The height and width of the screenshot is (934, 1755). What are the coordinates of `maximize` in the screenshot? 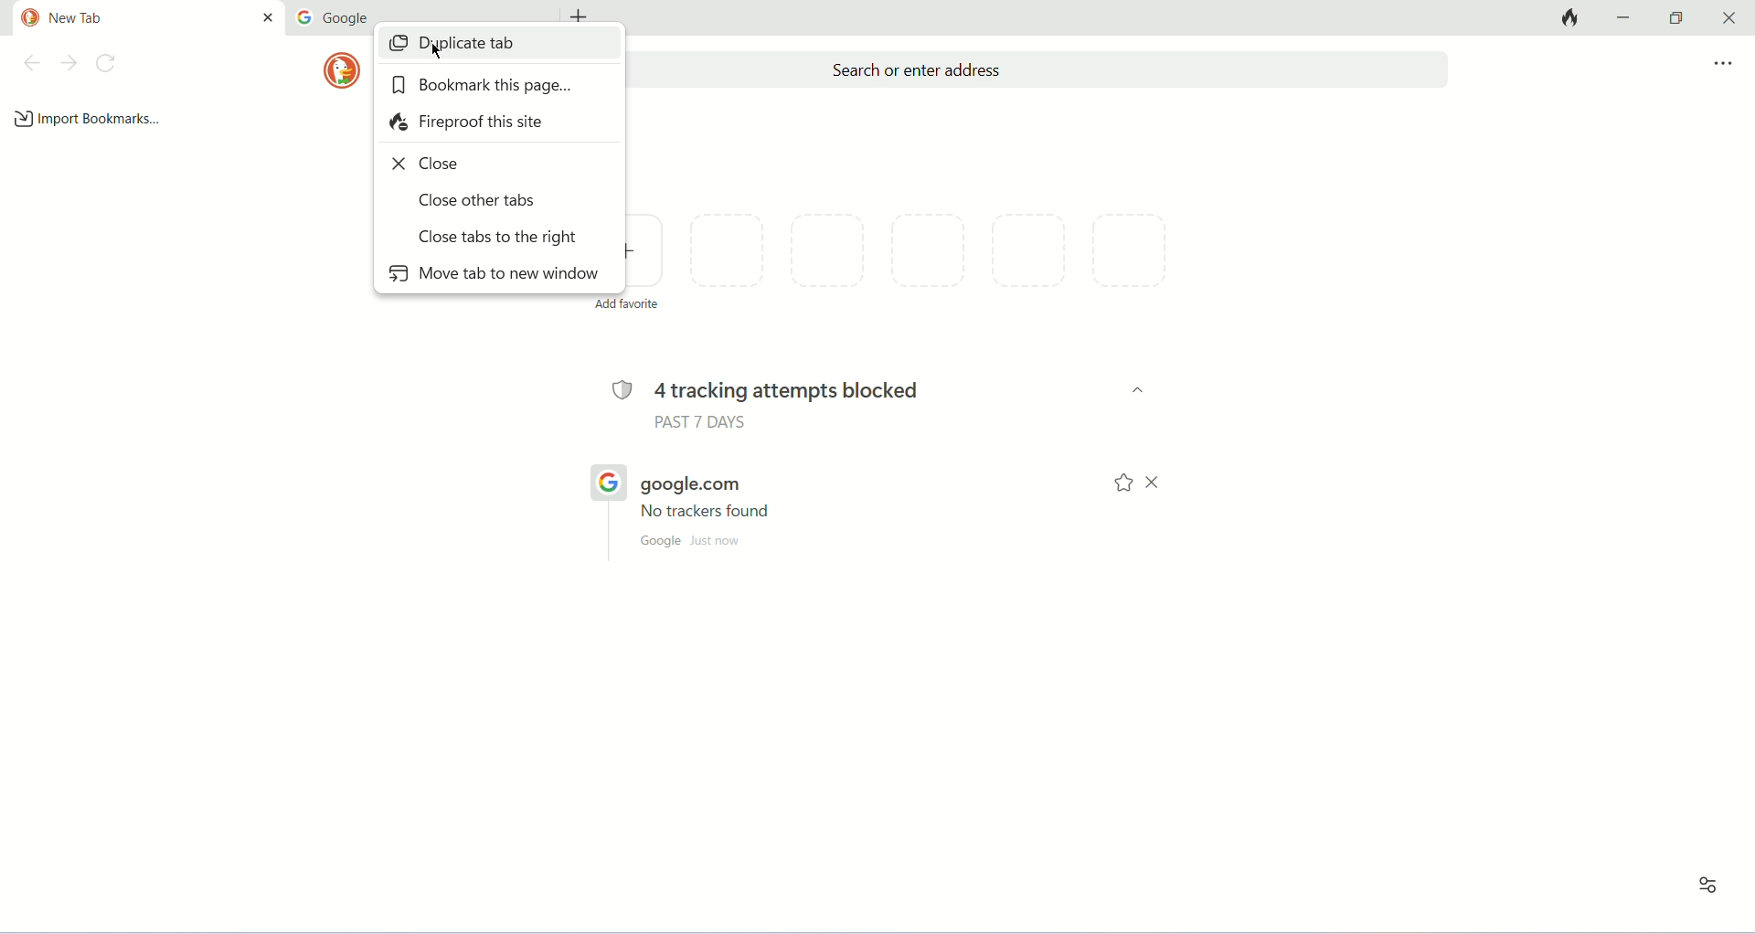 It's located at (1674, 16).